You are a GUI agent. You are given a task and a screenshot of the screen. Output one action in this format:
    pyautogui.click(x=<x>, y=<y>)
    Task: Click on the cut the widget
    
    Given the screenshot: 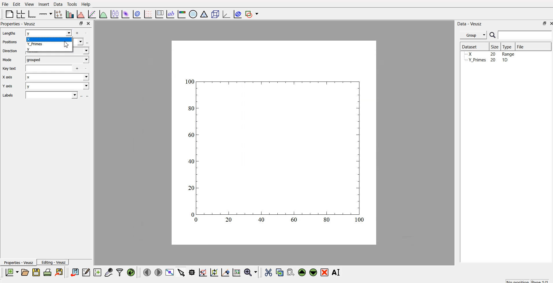 What is the action you would take?
    pyautogui.click(x=267, y=272)
    